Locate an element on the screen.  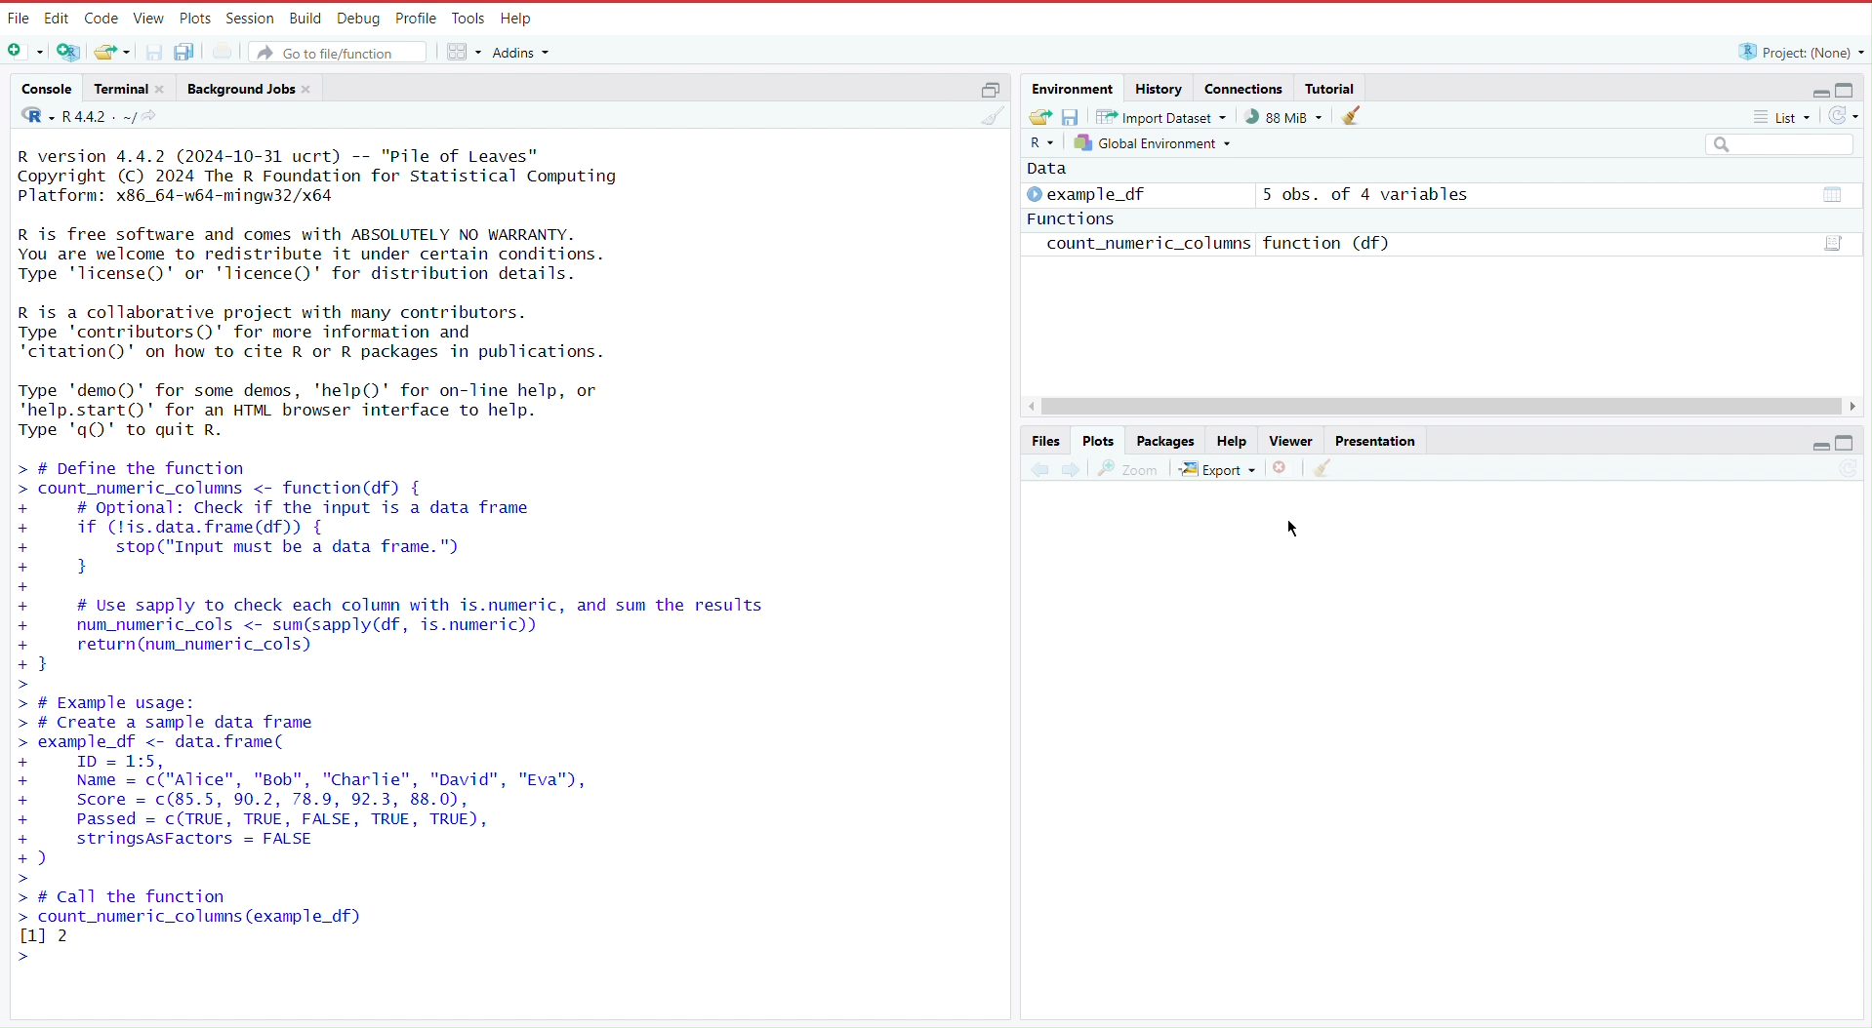
Files is located at coordinates (1047, 440).